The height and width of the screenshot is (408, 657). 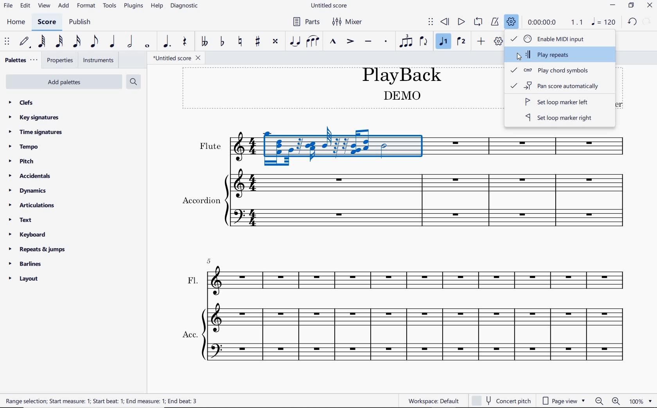 What do you see at coordinates (559, 70) in the screenshot?
I see `play chord symbols` at bounding box center [559, 70].